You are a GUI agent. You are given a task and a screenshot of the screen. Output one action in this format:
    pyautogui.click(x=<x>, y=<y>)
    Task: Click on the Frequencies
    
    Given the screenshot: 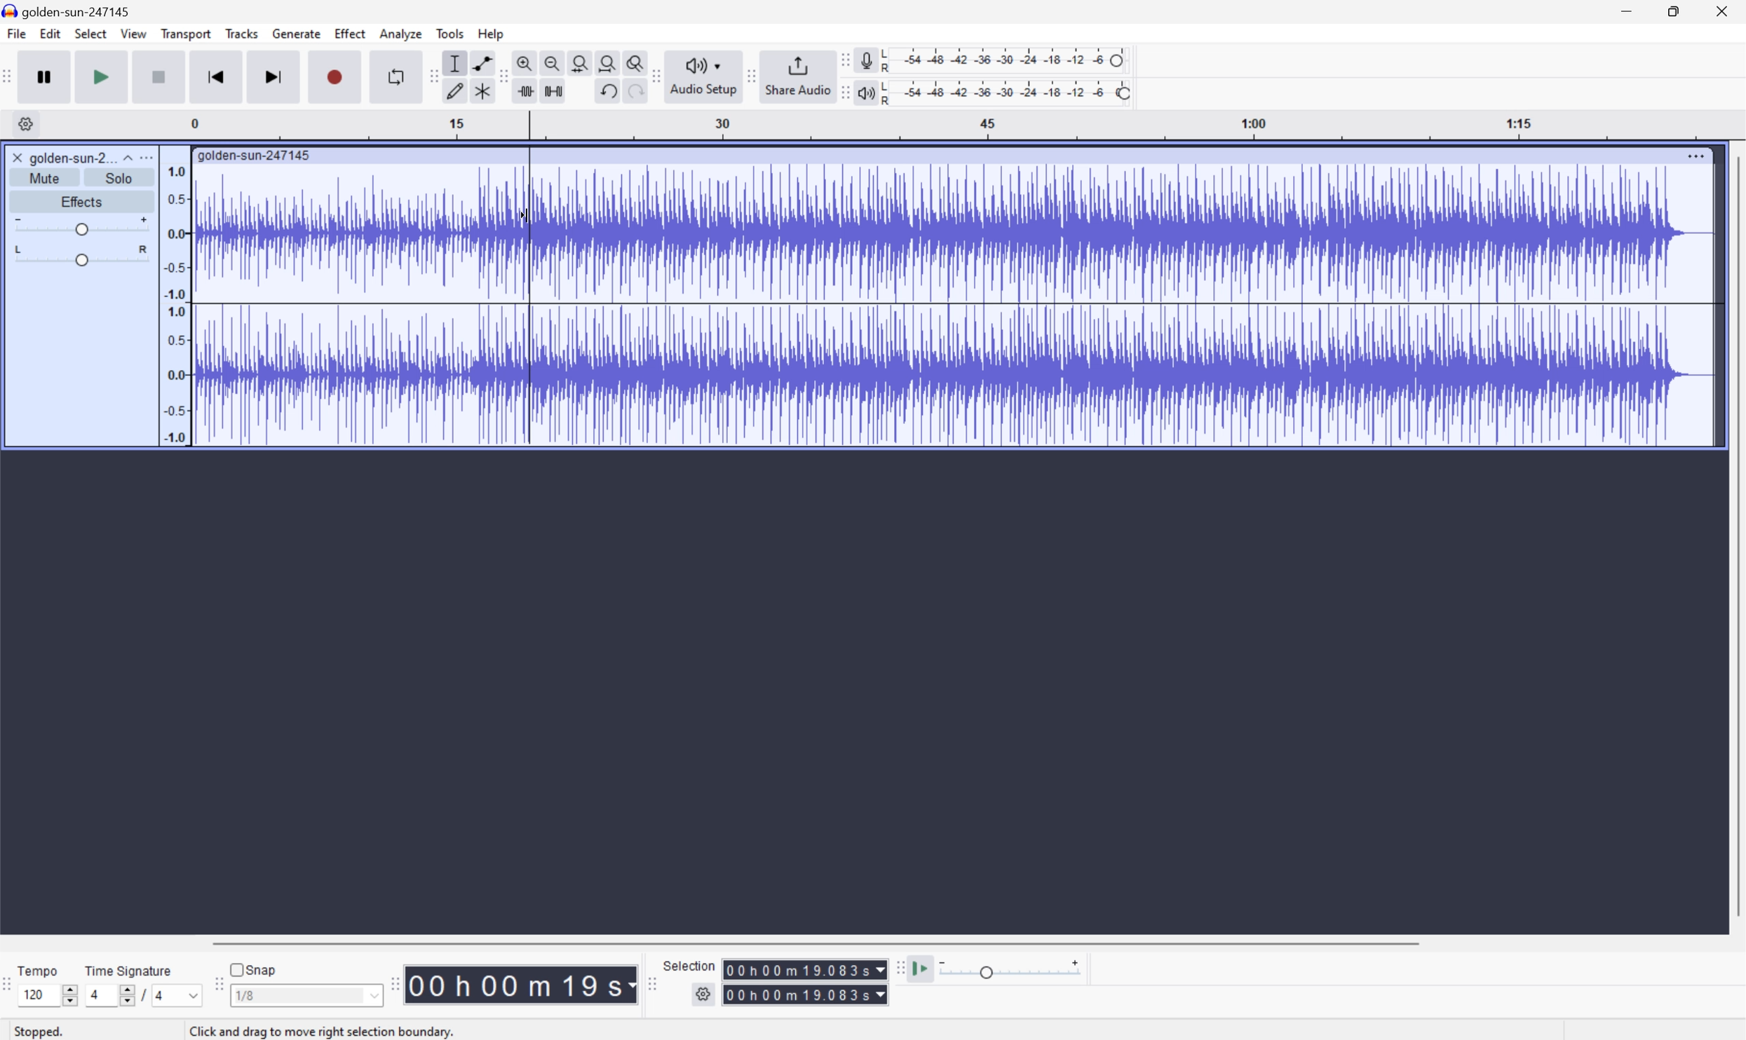 What is the action you would take?
    pyautogui.click(x=175, y=305)
    